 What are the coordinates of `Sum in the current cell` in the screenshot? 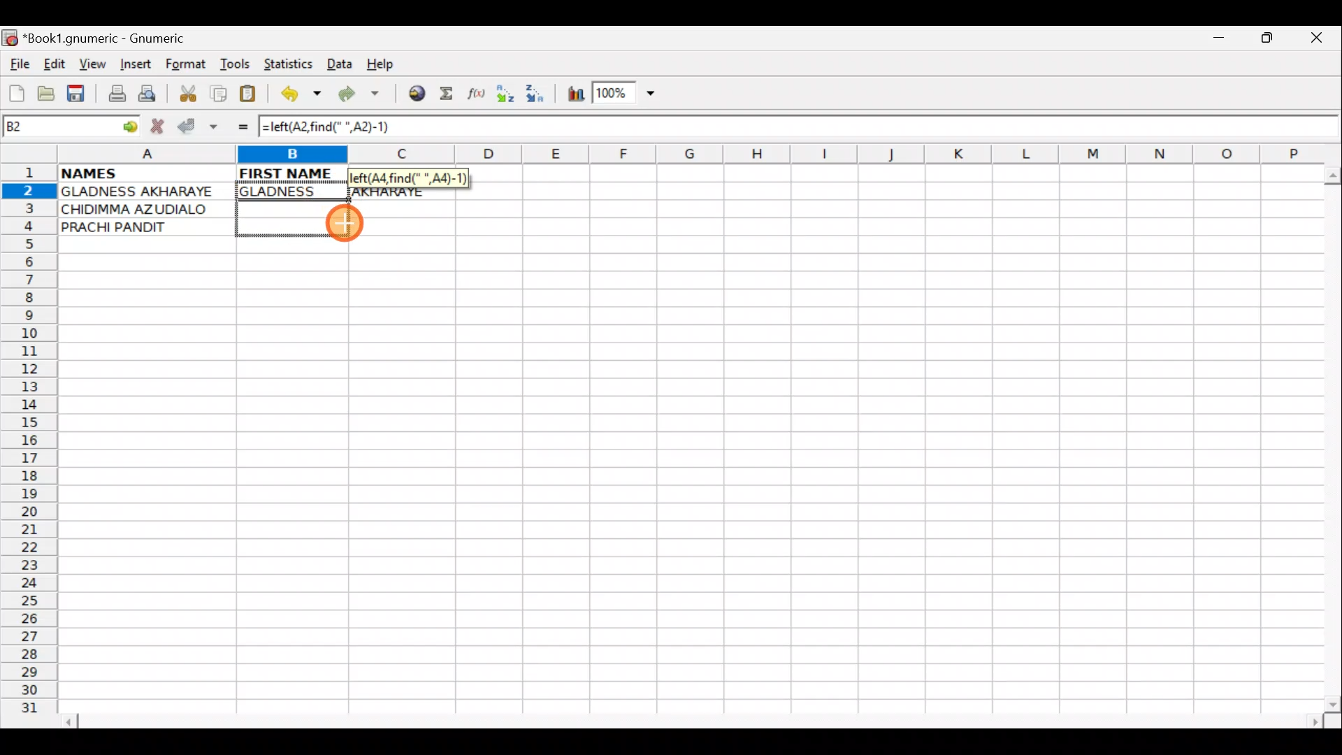 It's located at (451, 94).